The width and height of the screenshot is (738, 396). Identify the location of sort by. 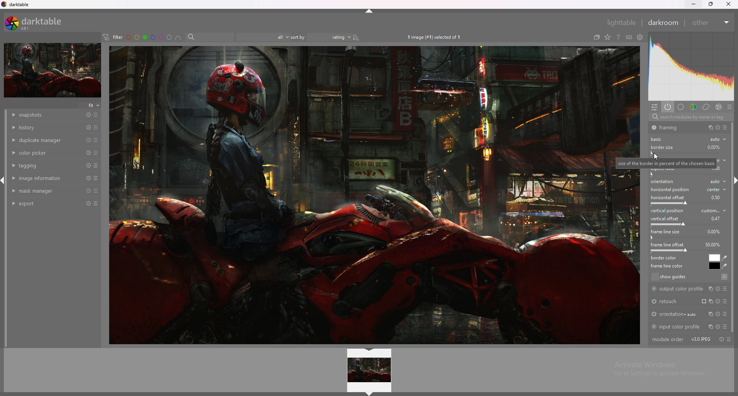
(297, 37).